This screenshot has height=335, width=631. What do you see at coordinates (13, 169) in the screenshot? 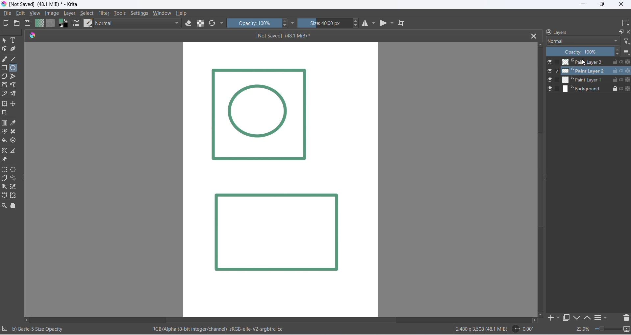
I see `elliptical selection tool` at bounding box center [13, 169].